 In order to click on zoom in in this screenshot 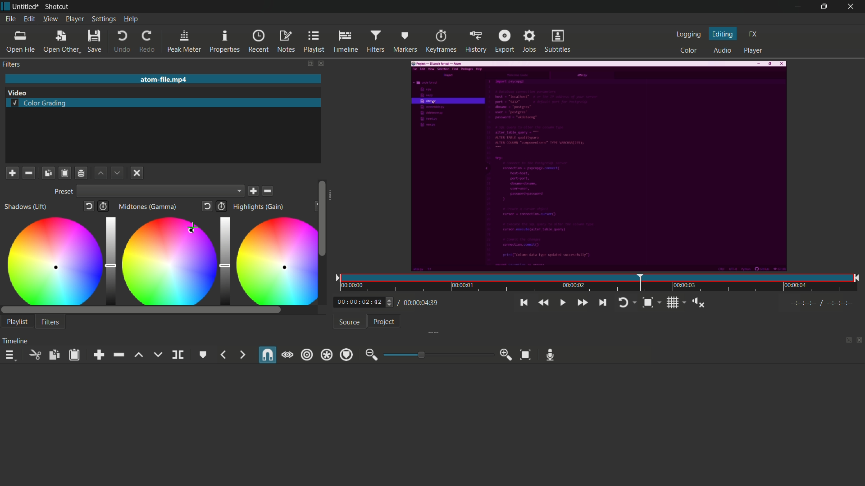, I will do `click(506, 355)`.